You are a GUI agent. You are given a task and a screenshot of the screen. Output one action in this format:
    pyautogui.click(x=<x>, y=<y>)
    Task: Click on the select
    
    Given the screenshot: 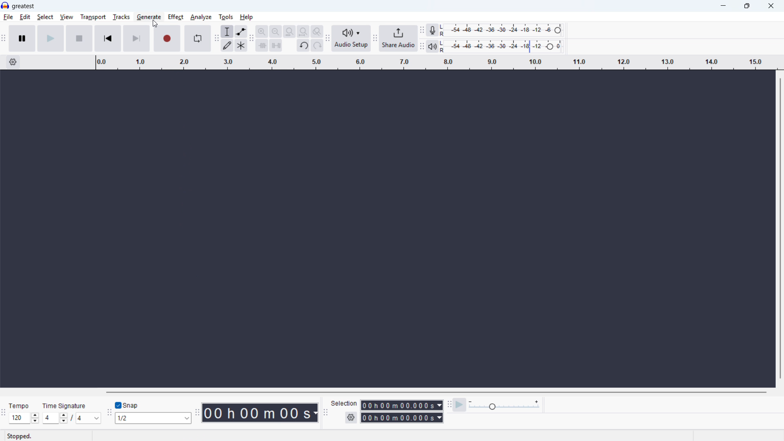 What is the action you would take?
    pyautogui.click(x=45, y=17)
    